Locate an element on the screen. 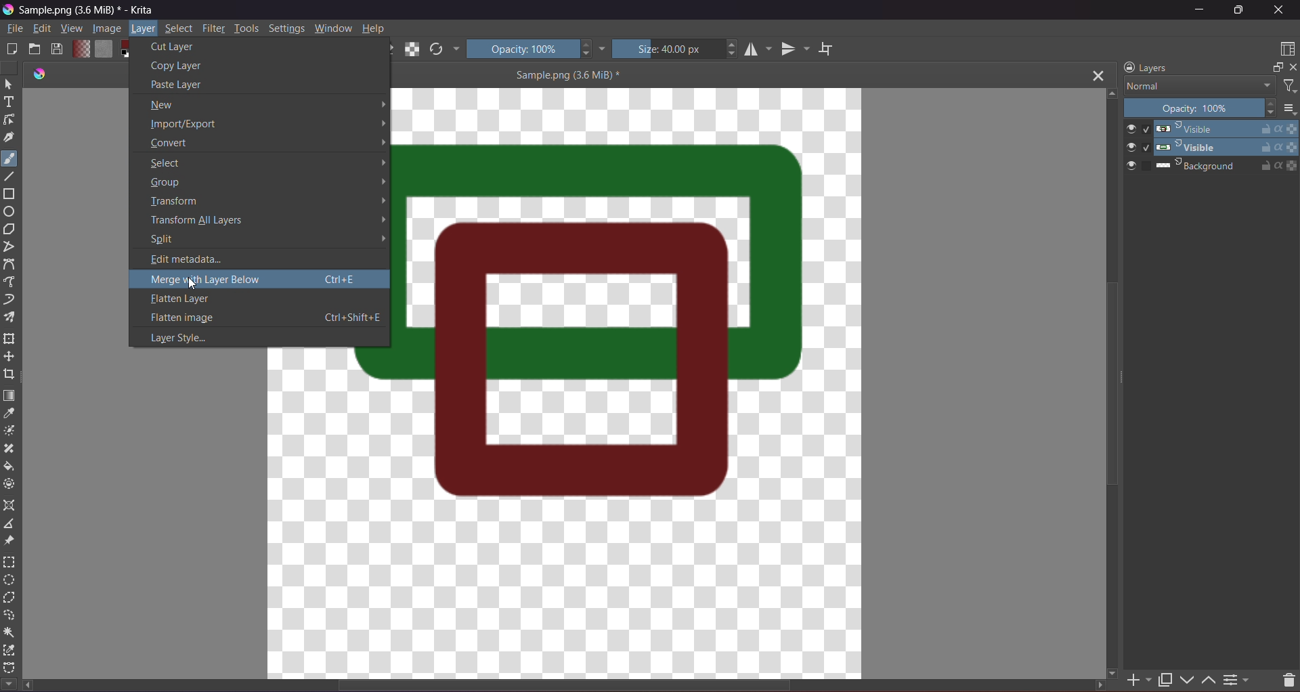 The width and height of the screenshot is (1300, 692). Move a layer is located at coordinates (10, 357).